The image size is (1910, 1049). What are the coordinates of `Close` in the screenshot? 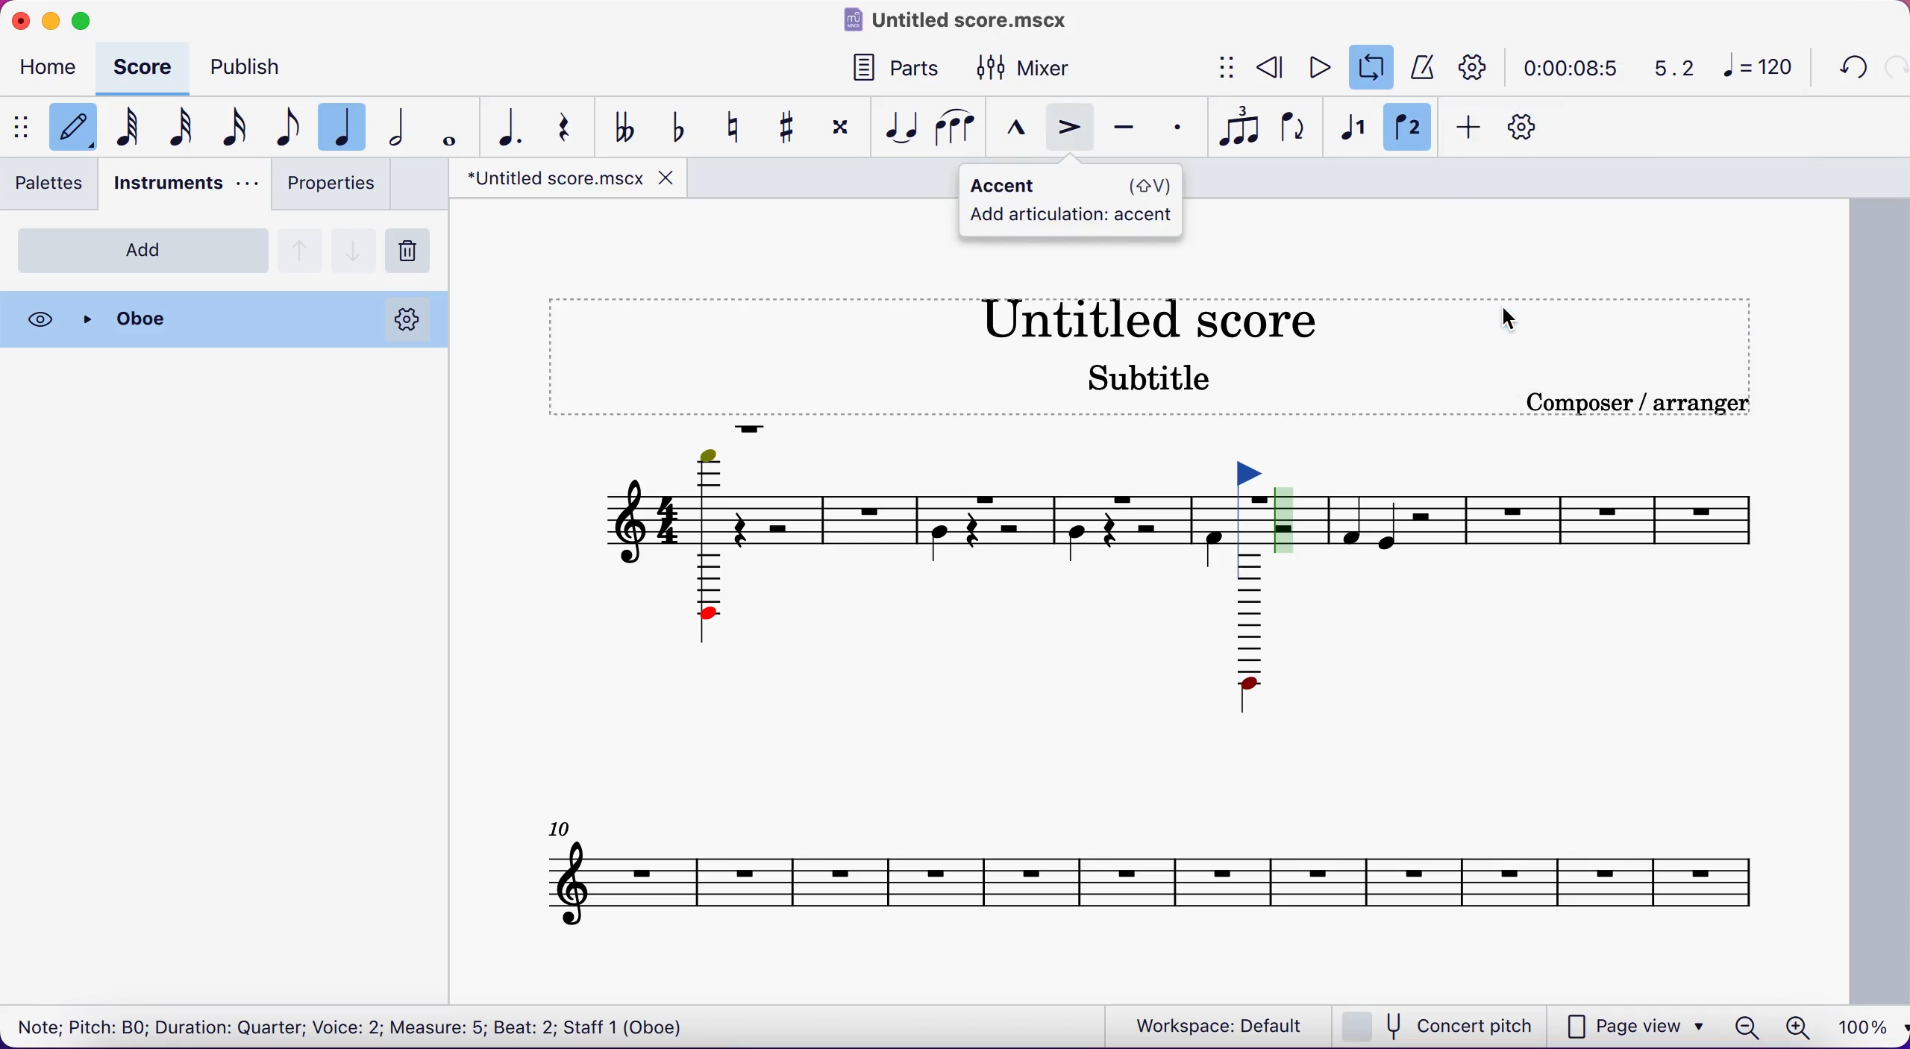 It's located at (204, 319).